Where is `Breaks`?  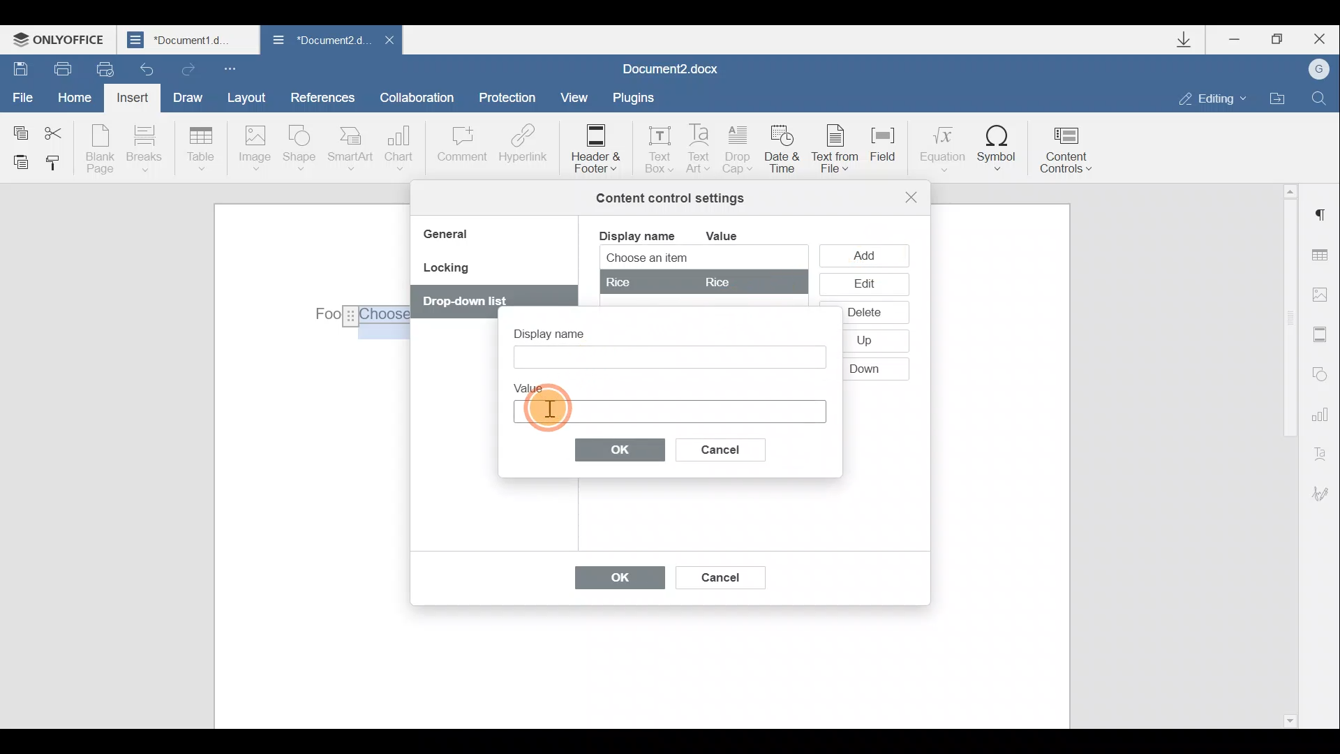
Breaks is located at coordinates (143, 152).